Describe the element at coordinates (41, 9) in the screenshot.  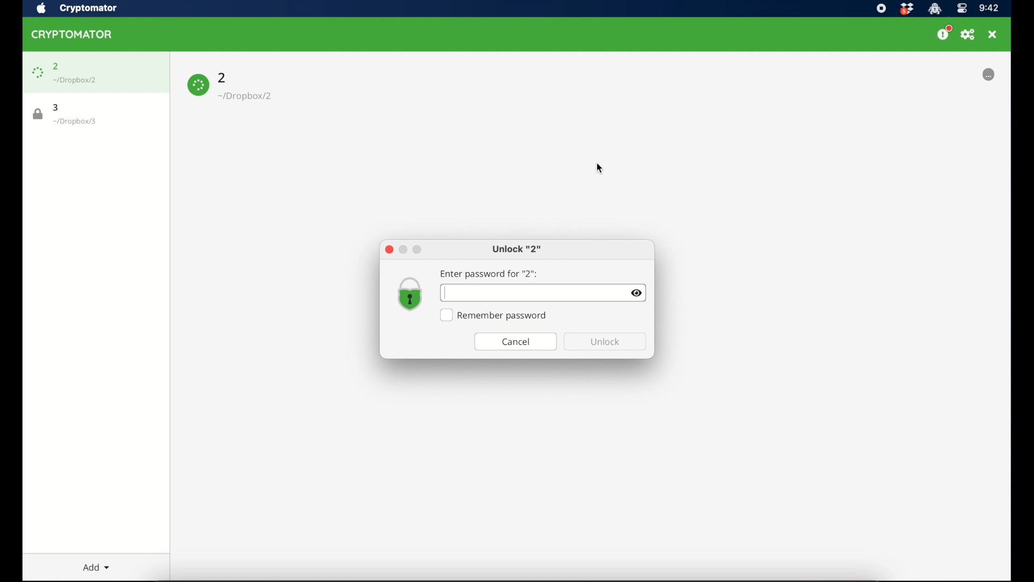
I see `apple icon` at that location.